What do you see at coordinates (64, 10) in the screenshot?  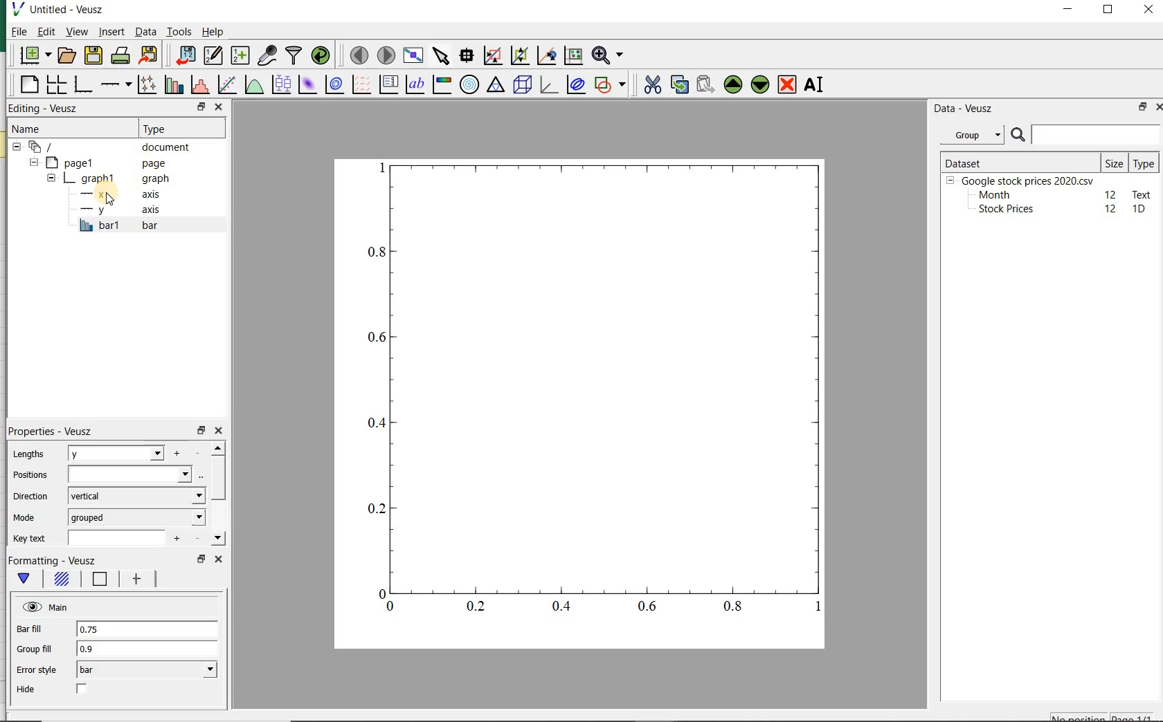 I see `Untitled-Veusz` at bounding box center [64, 10].